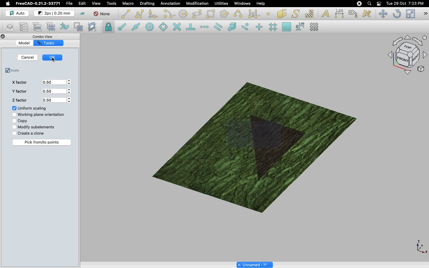 This screenshot has height=268, width=429. Describe the element at coordinates (125, 14) in the screenshot. I see `Line` at that location.